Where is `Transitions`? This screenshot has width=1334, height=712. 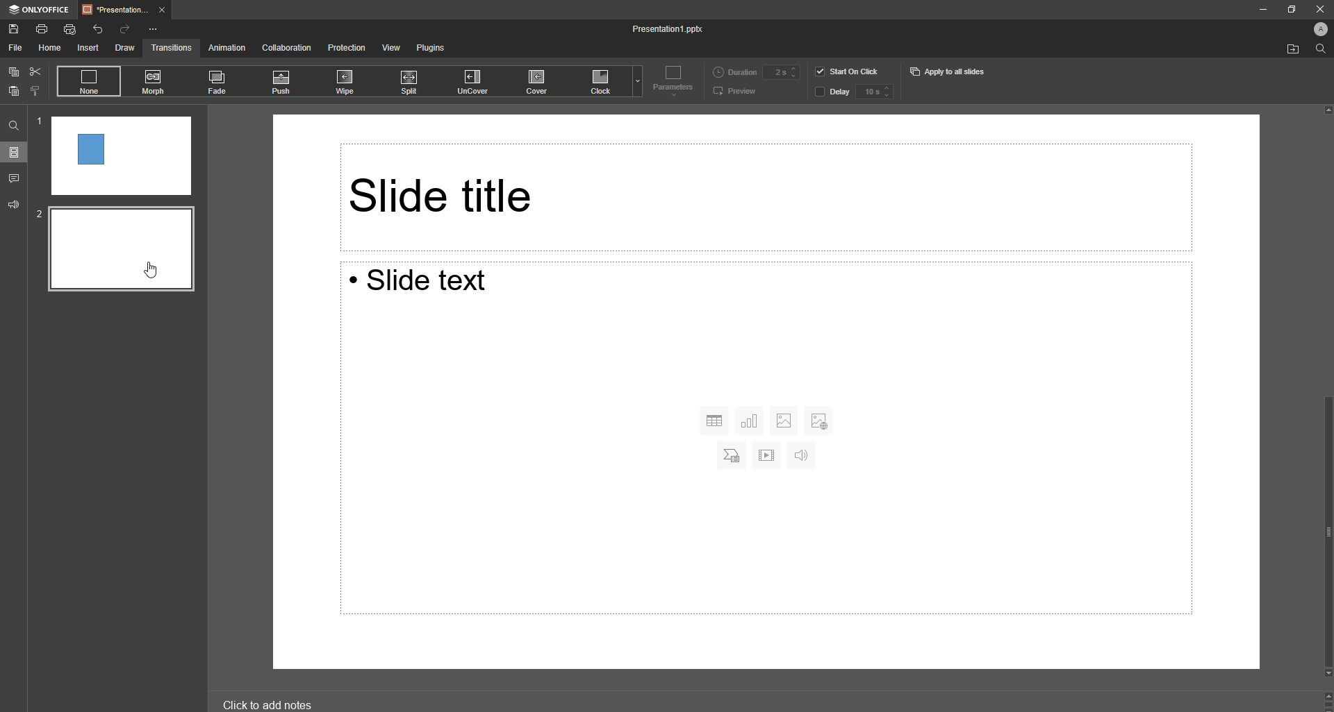 Transitions is located at coordinates (171, 48).